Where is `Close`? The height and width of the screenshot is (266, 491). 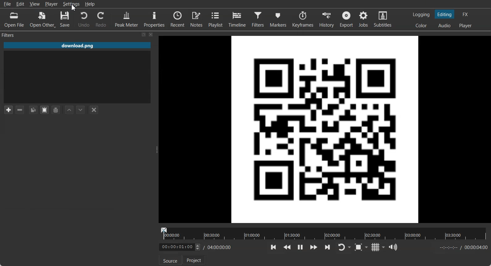
Close is located at coordinates (151, 35).